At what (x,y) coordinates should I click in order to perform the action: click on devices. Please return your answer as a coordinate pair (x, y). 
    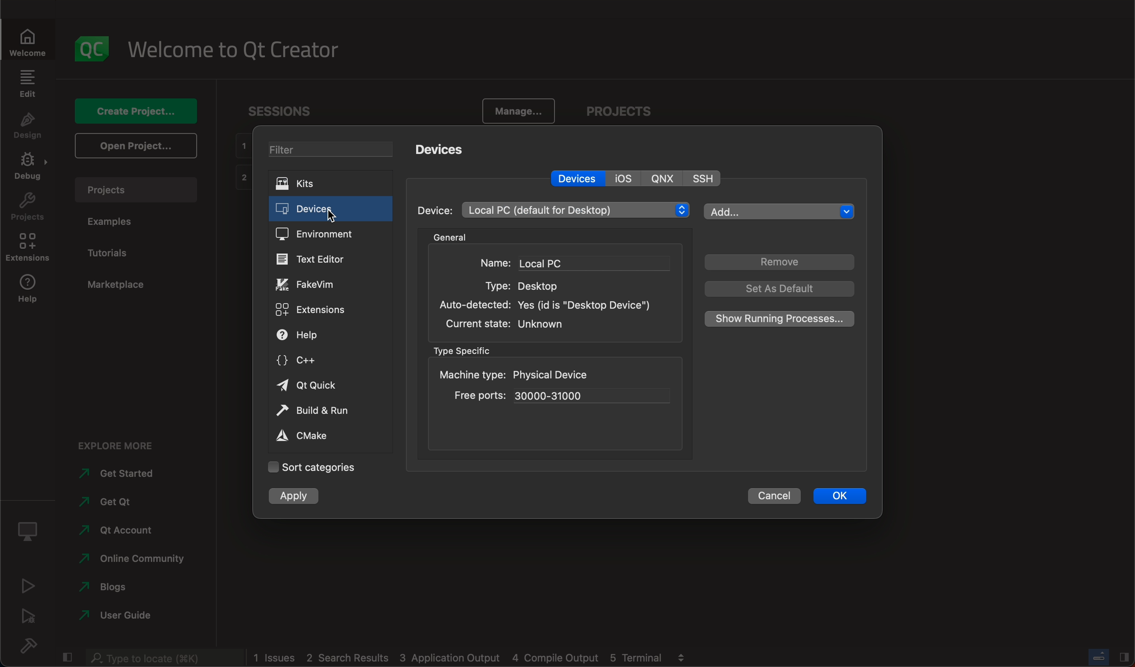
    Looking at the image, I should click on (446, 149).